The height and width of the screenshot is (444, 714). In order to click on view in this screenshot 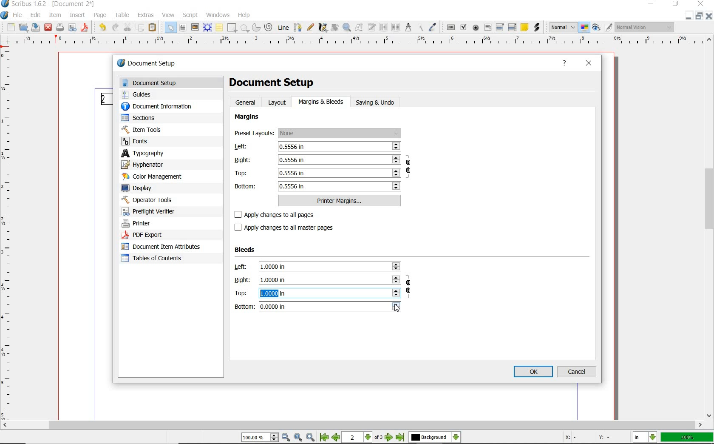, I will do `click(168, 15)`.